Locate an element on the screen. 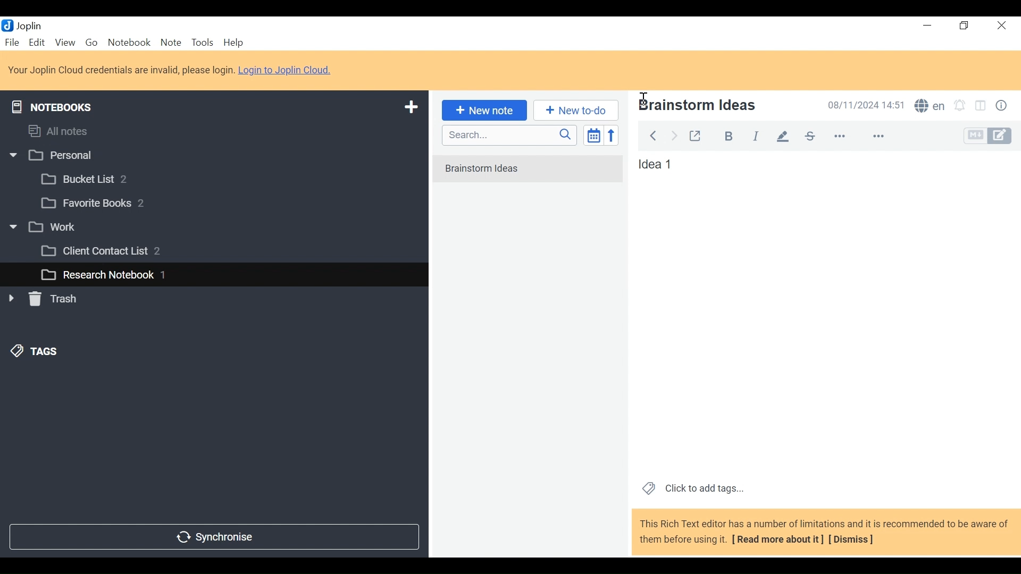 The height and width of the screenshot is (574, 1021). [3 Client Contact List 2 is located at coordinates (116, 254).